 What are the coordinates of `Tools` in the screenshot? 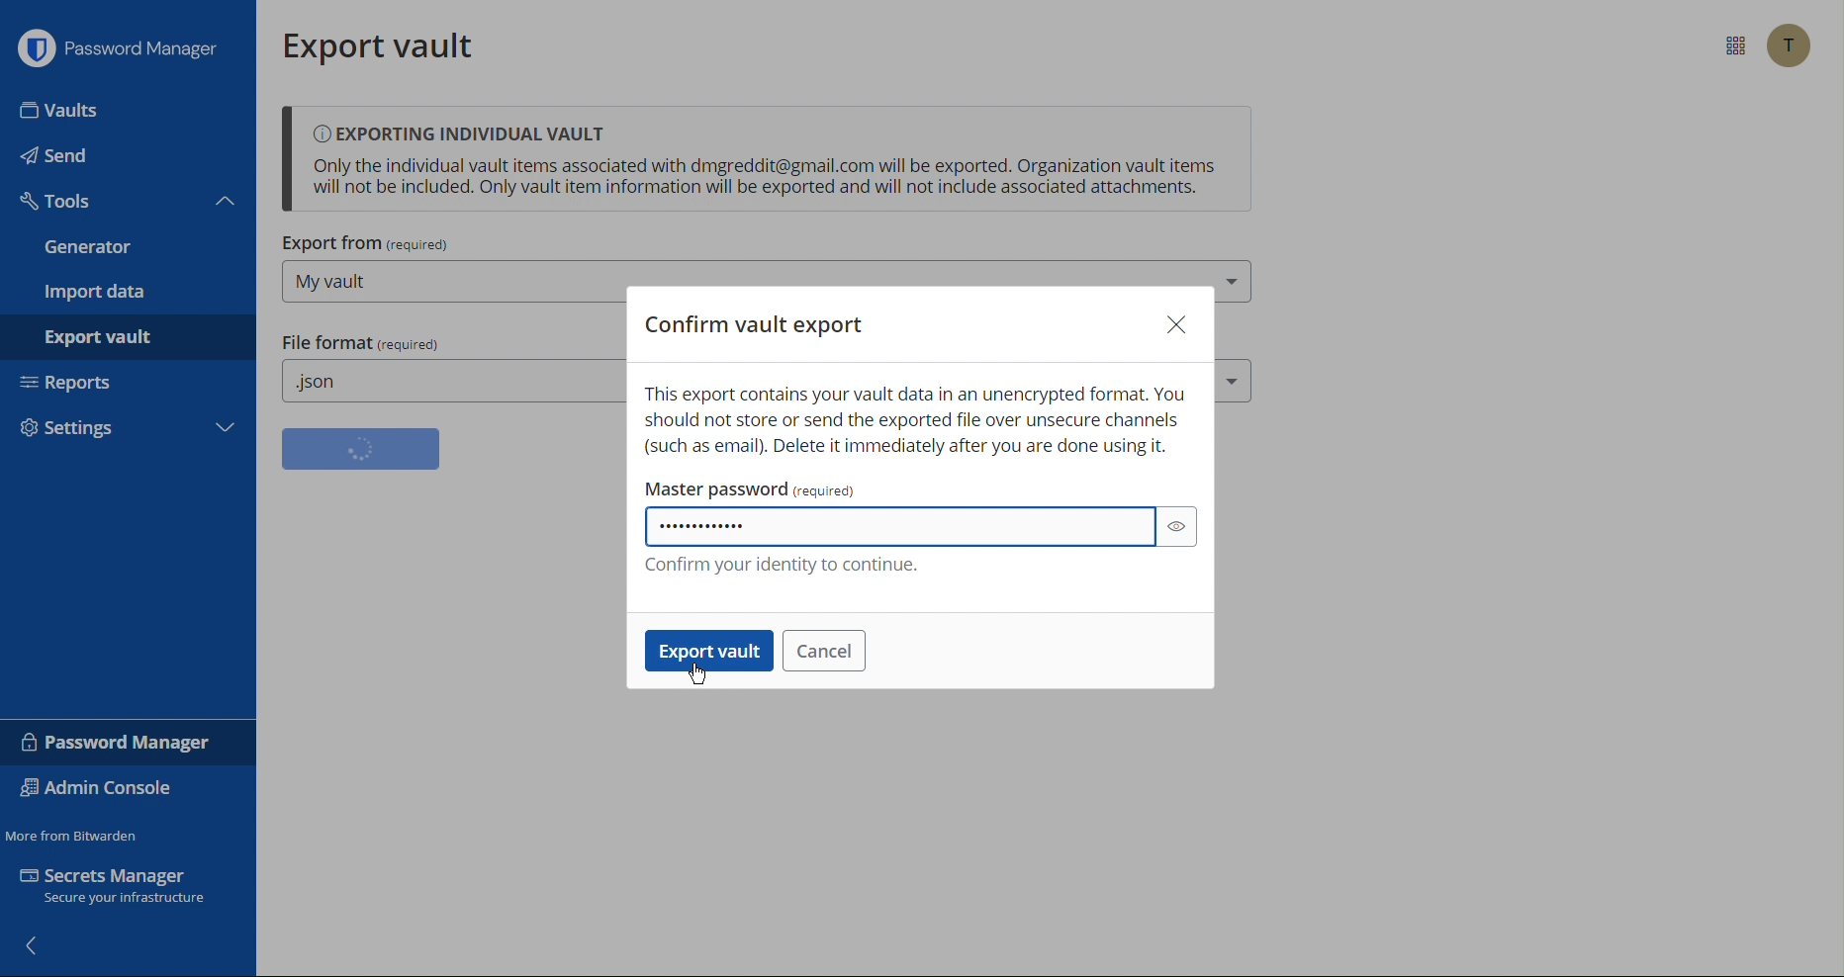 It's located at (128, 203).